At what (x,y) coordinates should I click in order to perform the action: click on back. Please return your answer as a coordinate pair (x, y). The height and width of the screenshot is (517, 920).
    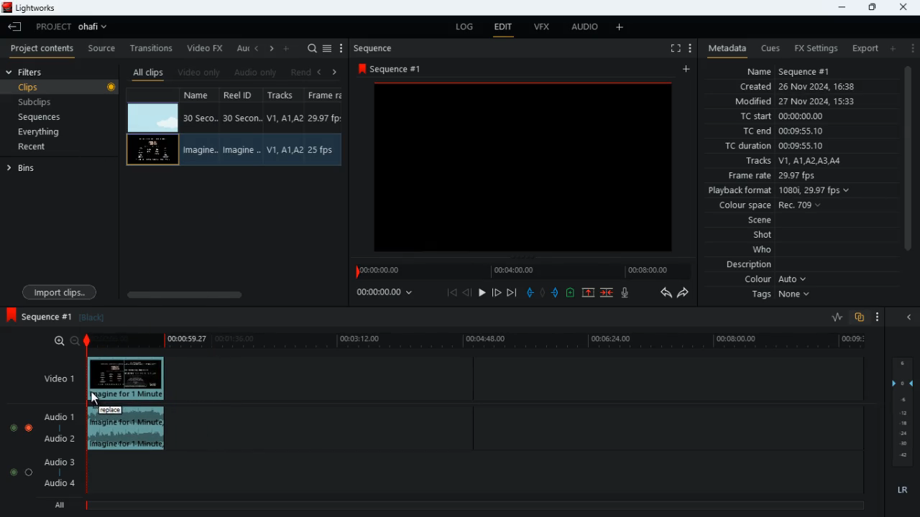
    Looking at the image, I should click on (468, 293).